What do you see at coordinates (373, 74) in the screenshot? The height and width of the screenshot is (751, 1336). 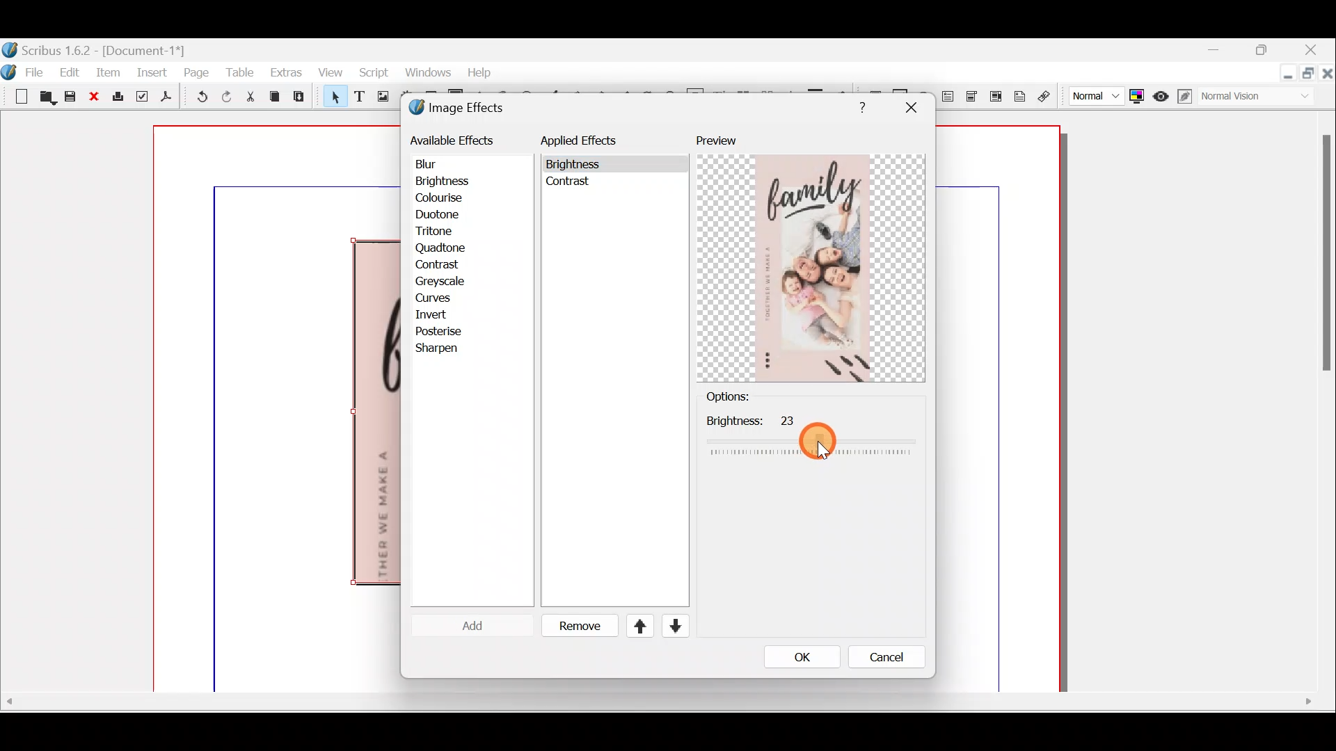 I see `Script` at bounding box center [373, 74].